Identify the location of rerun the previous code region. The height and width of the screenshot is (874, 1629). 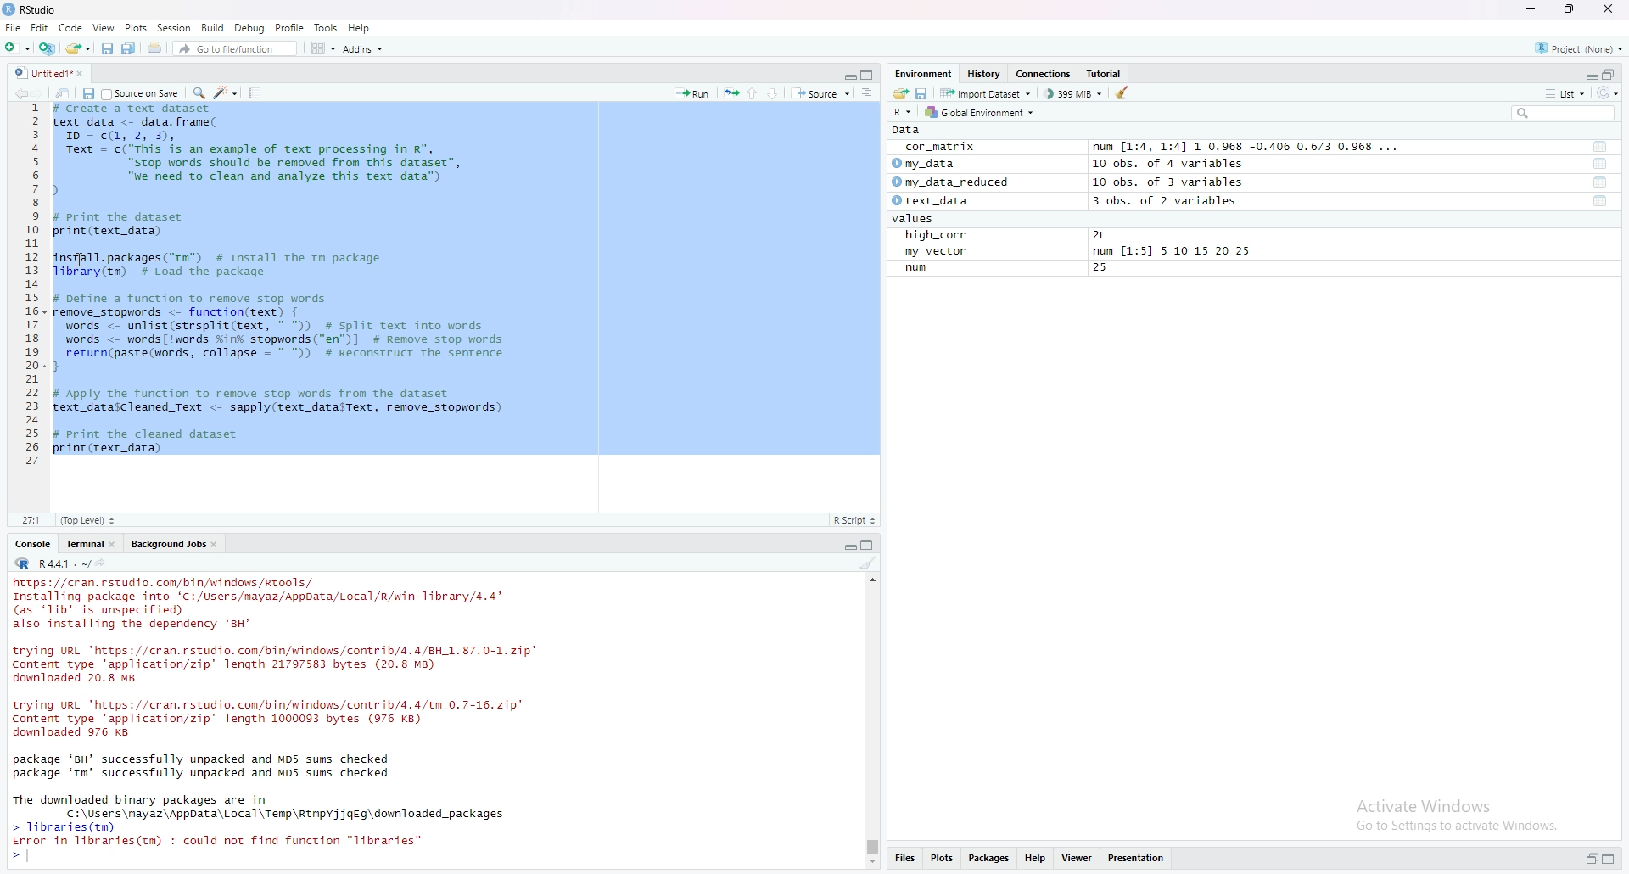
(731, 92).